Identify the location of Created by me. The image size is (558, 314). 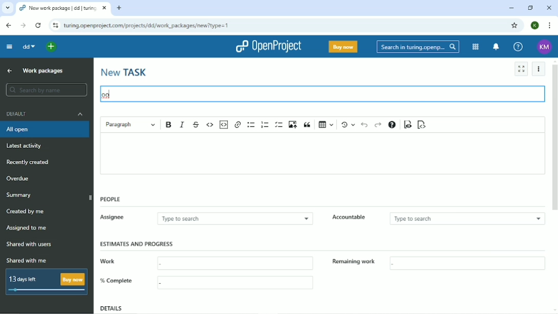
(25, 212).